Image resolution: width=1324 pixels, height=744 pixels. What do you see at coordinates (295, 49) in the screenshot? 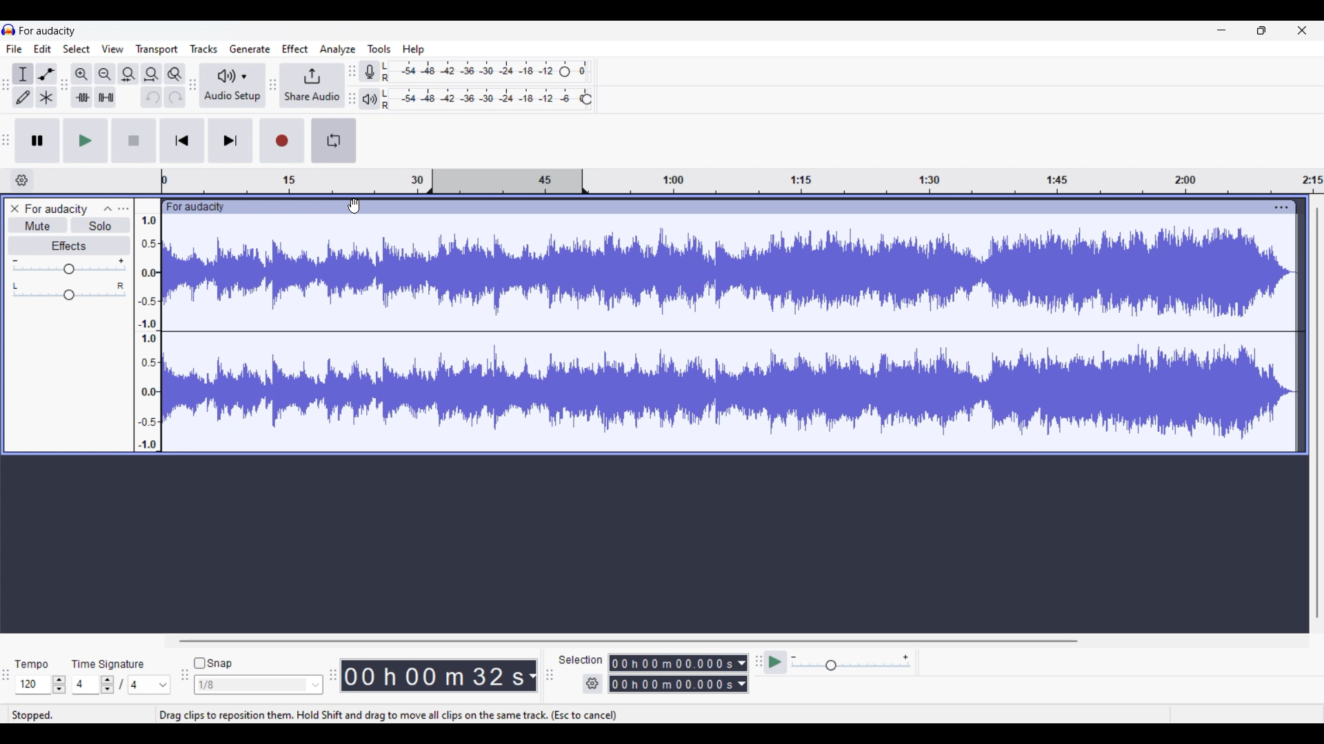
I see `Effect menu` at bounding box center [295, 49].